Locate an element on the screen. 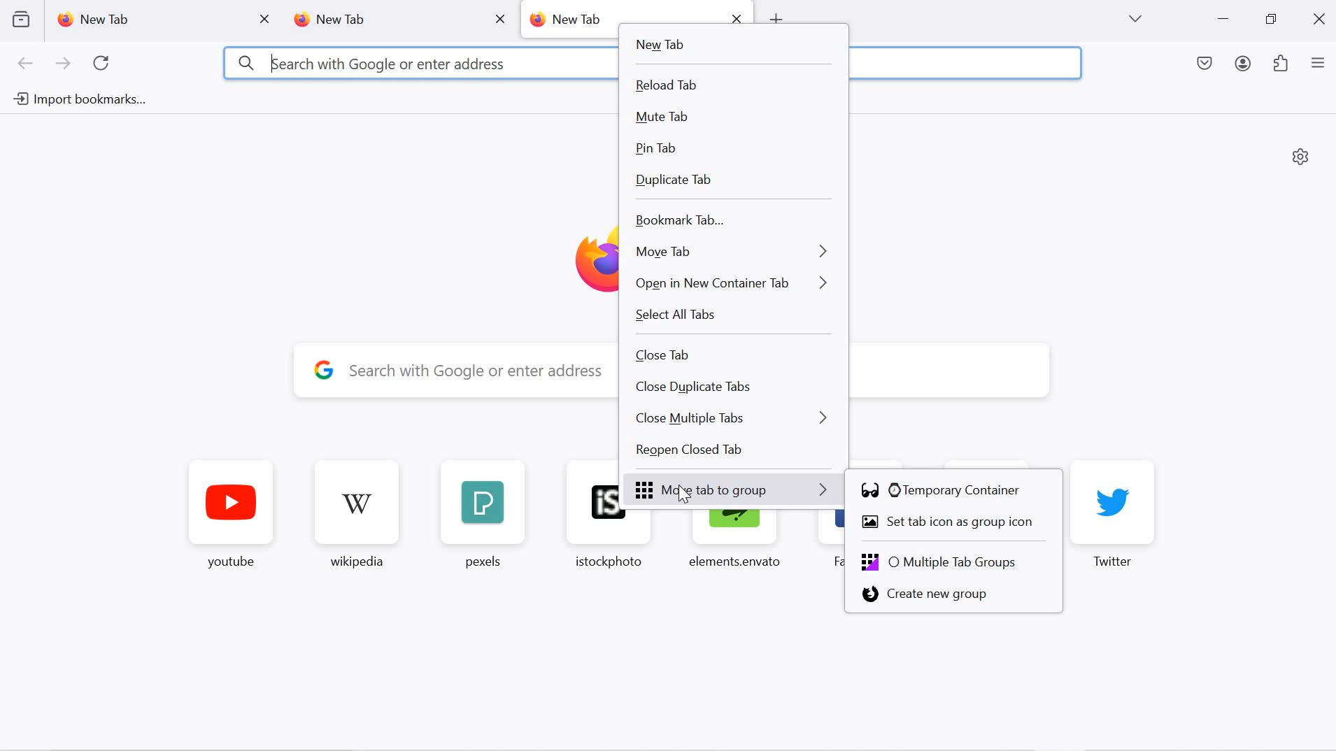 This screenshot has height=751, width=1336. bookmark tab is located at coordinates (729, 222).